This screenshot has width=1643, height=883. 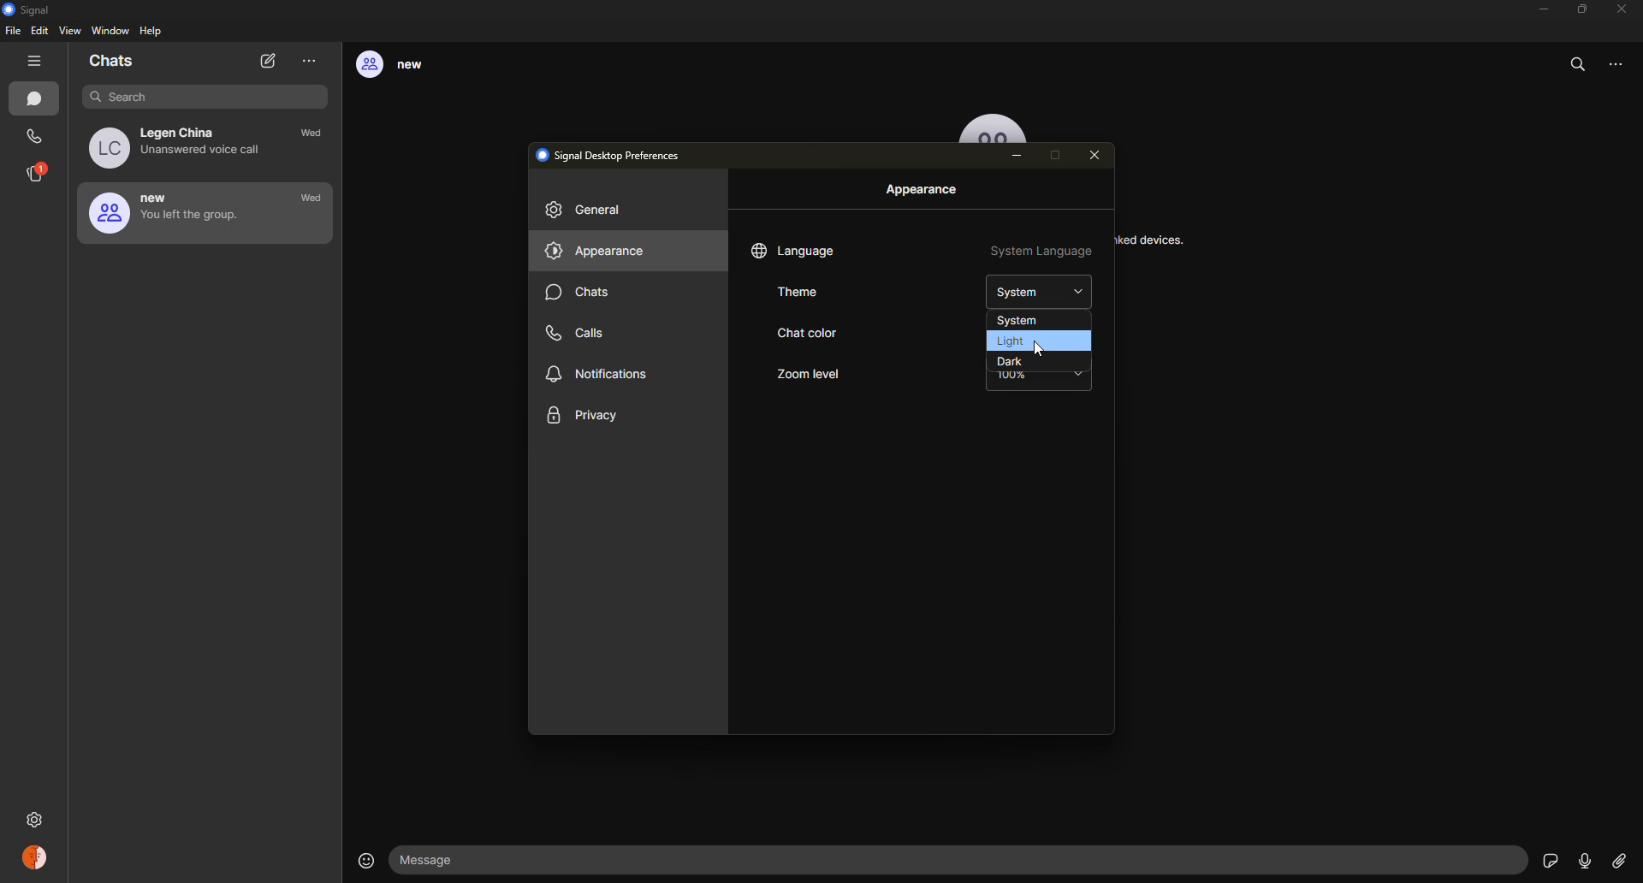 I want to click on view, so click(x=72, y=32).